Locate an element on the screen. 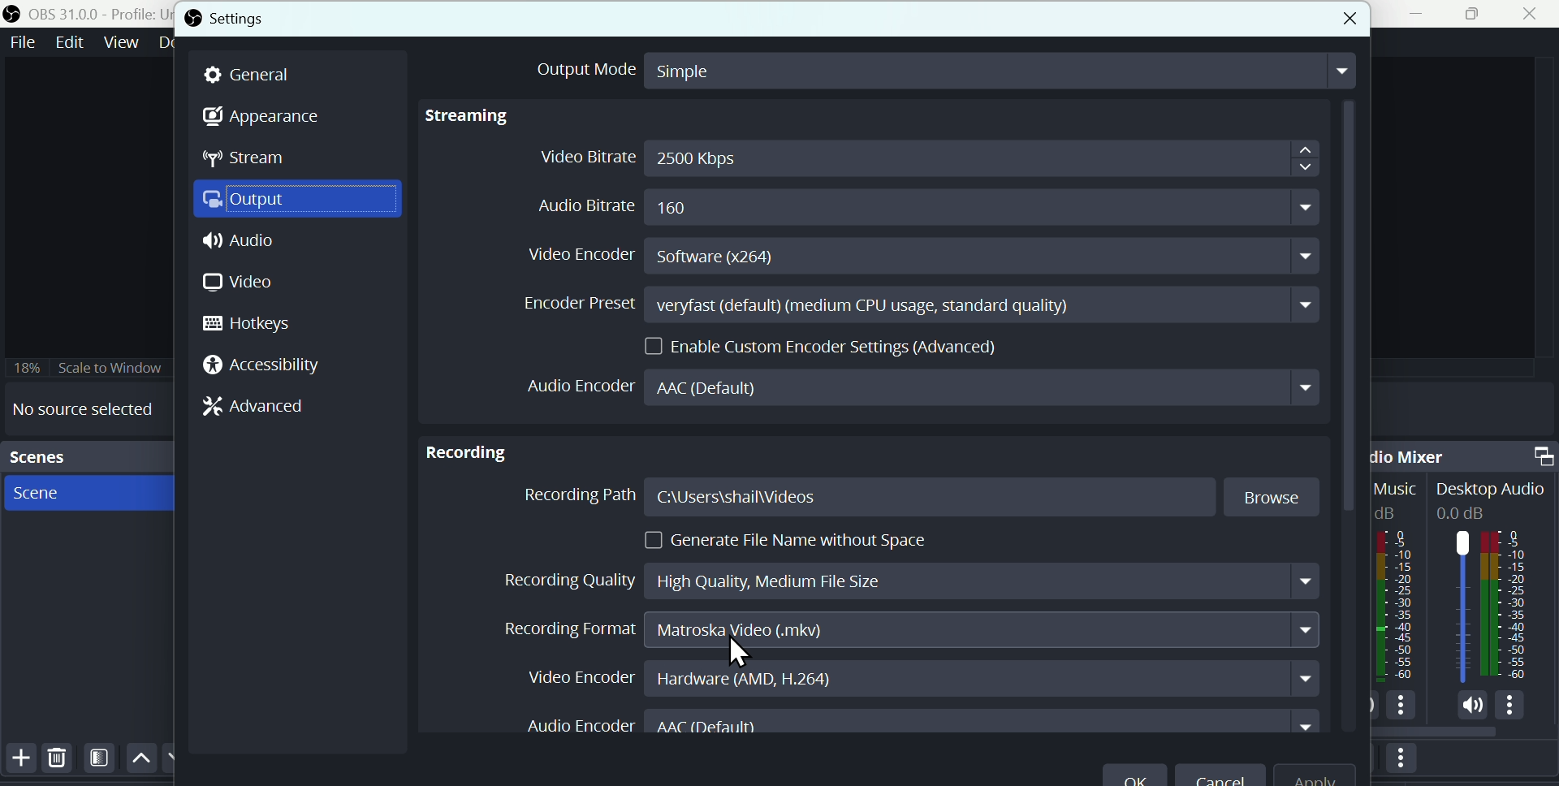 The width and height of the screenshot is (1559, 786). Audio is located at coordinates (241, 240).